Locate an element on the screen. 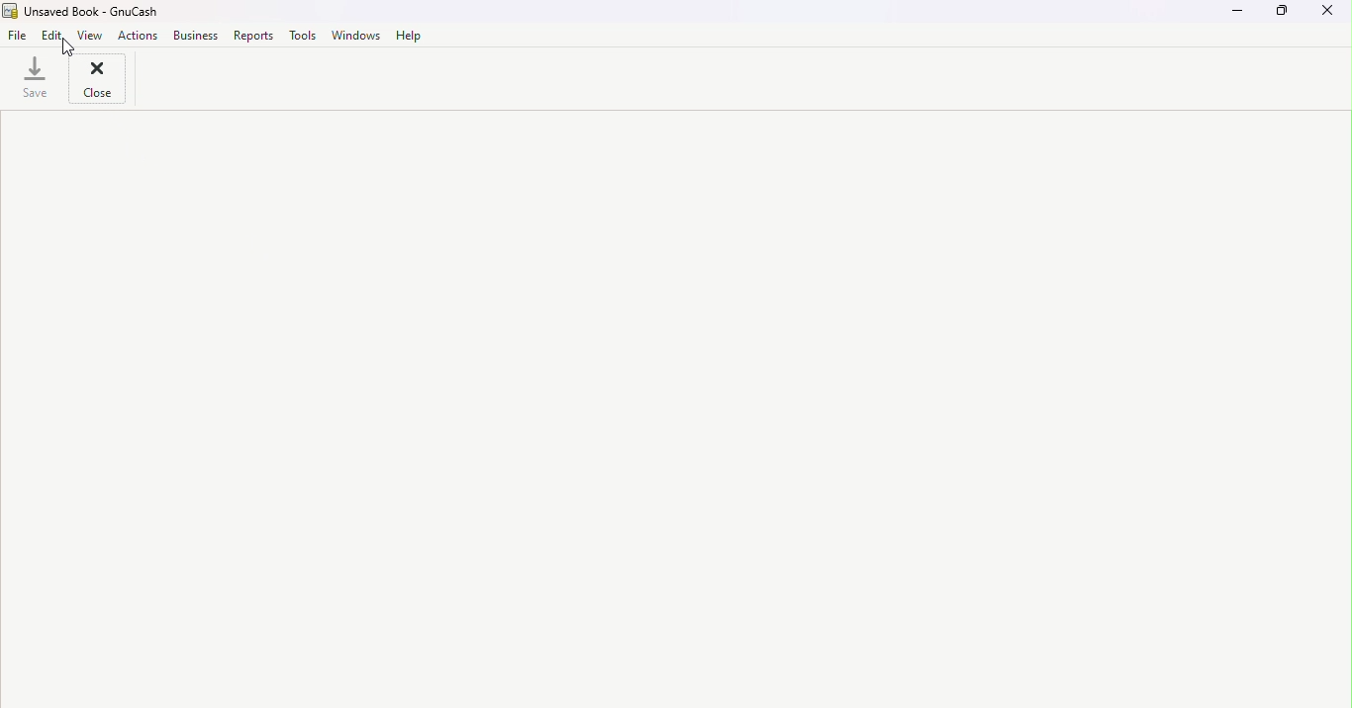  Actions is located at coordinates (139, 35).